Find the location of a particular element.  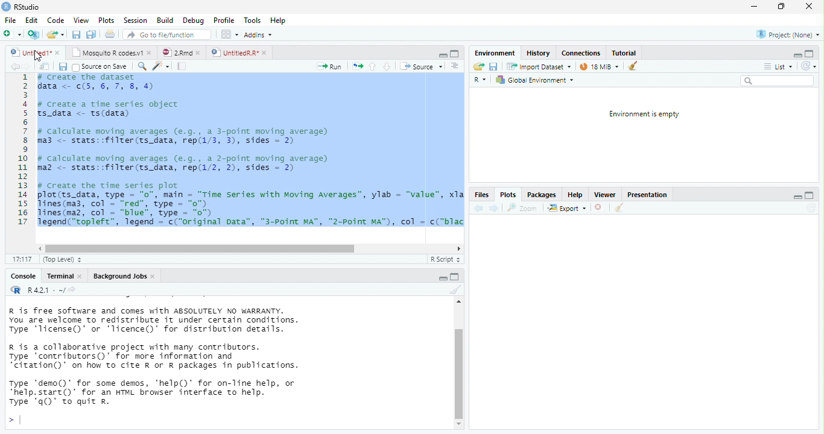

print current file is located at coordinates (91, 34).